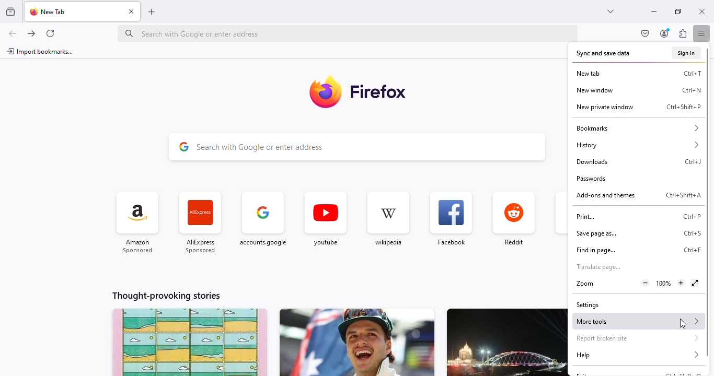 The width and height of the screenshot is (714, 376). I want to click on sync and save data, so click(603, 53).